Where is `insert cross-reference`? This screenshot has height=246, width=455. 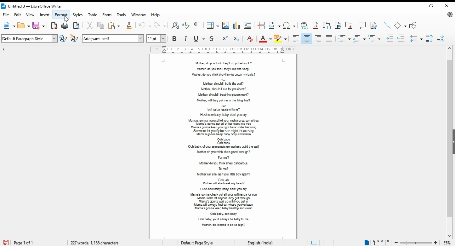 insert cross-reference is located at coordinates (349, 26).